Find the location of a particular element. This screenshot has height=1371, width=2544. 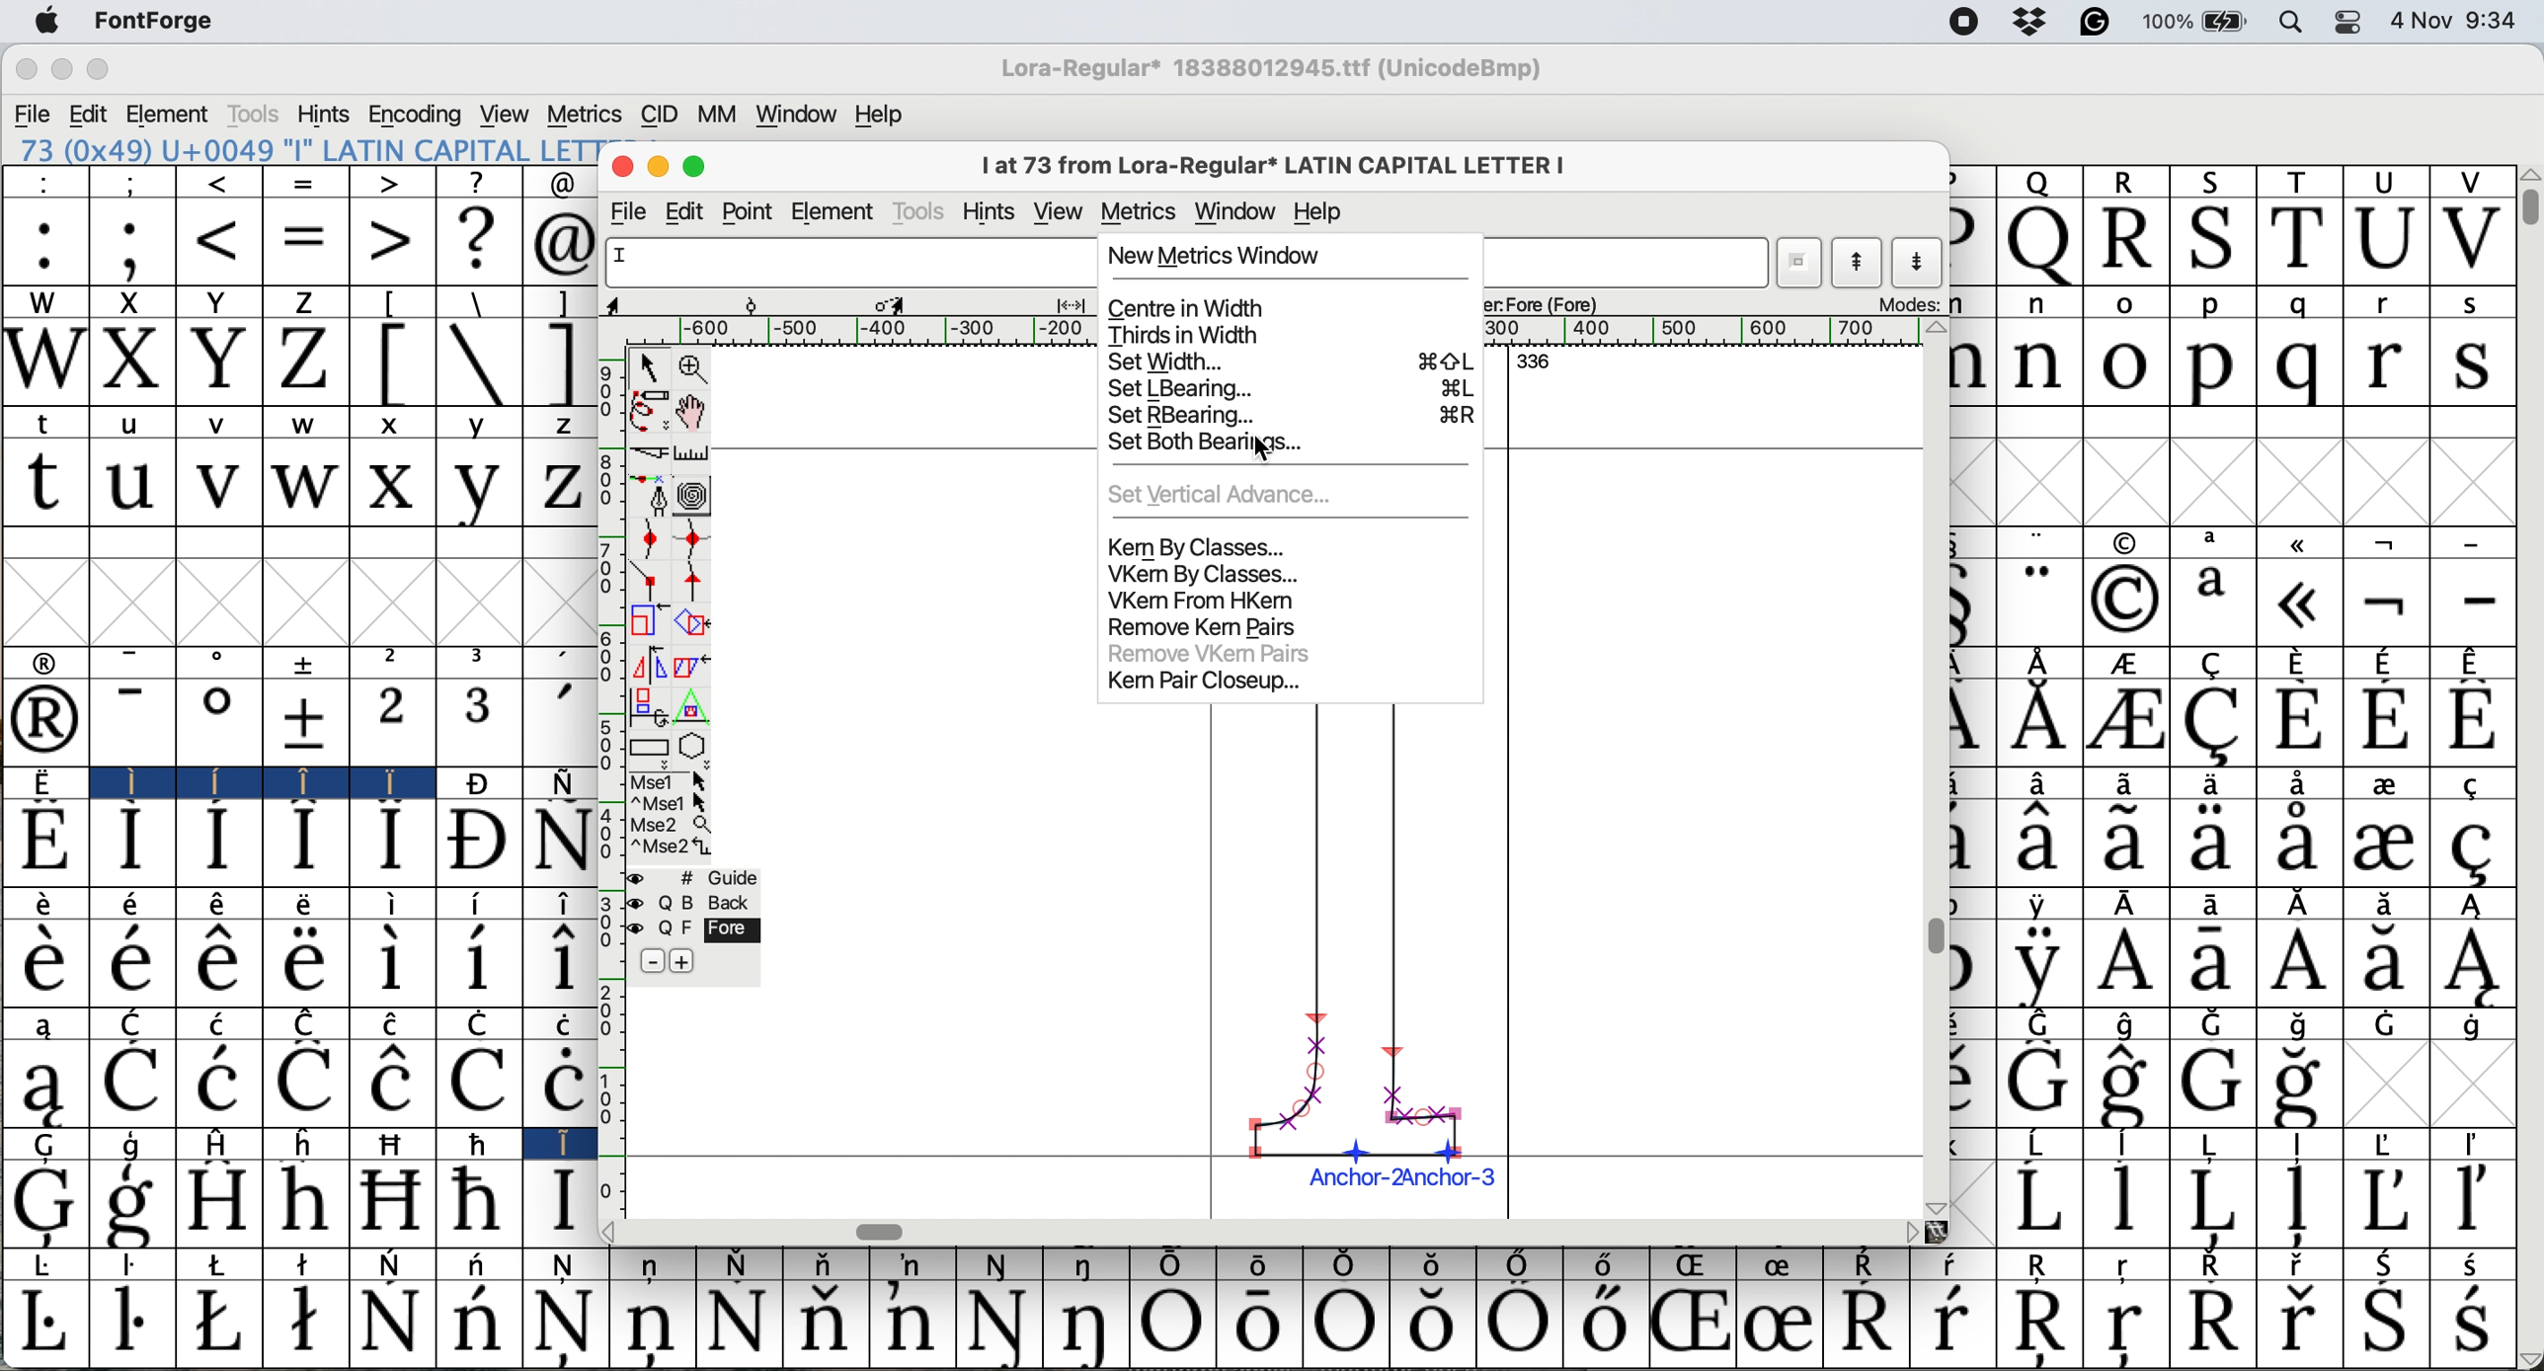

vkem from hkem is located at coordinates (1197, 601).